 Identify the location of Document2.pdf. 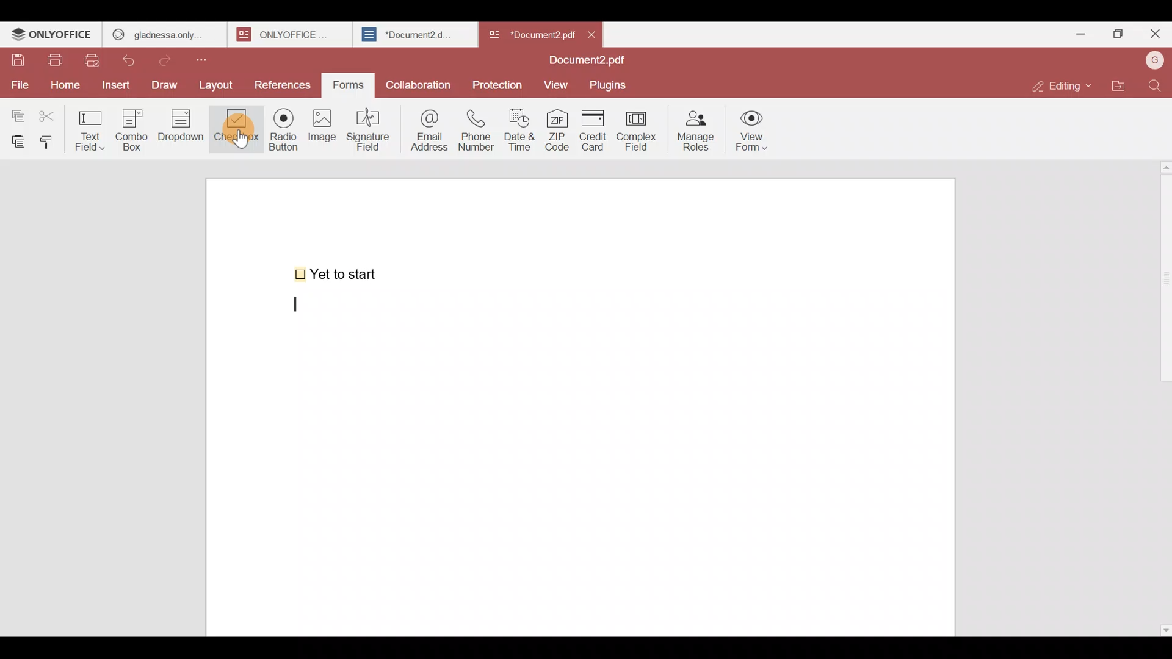
(584, 62).